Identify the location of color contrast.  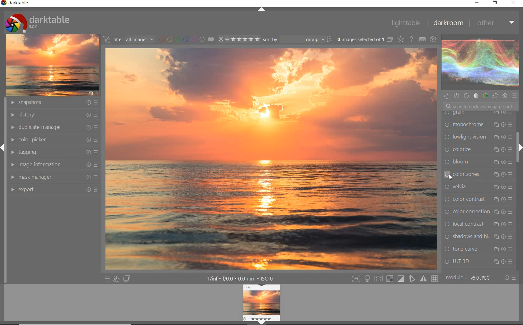
(478, 200).